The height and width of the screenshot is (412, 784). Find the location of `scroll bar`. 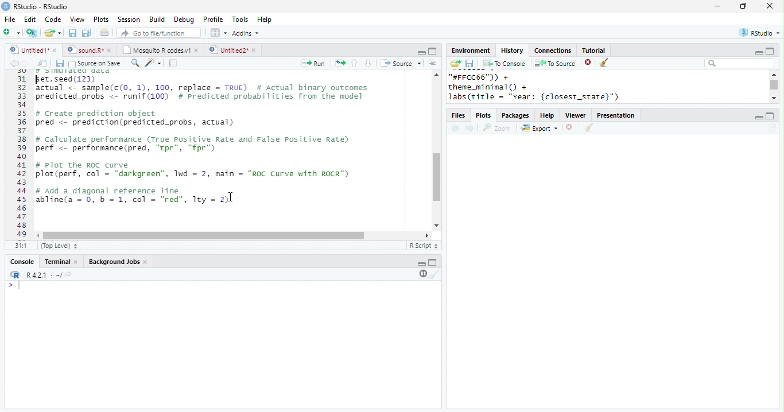

scroll bar is located at coordinates (204, 236).